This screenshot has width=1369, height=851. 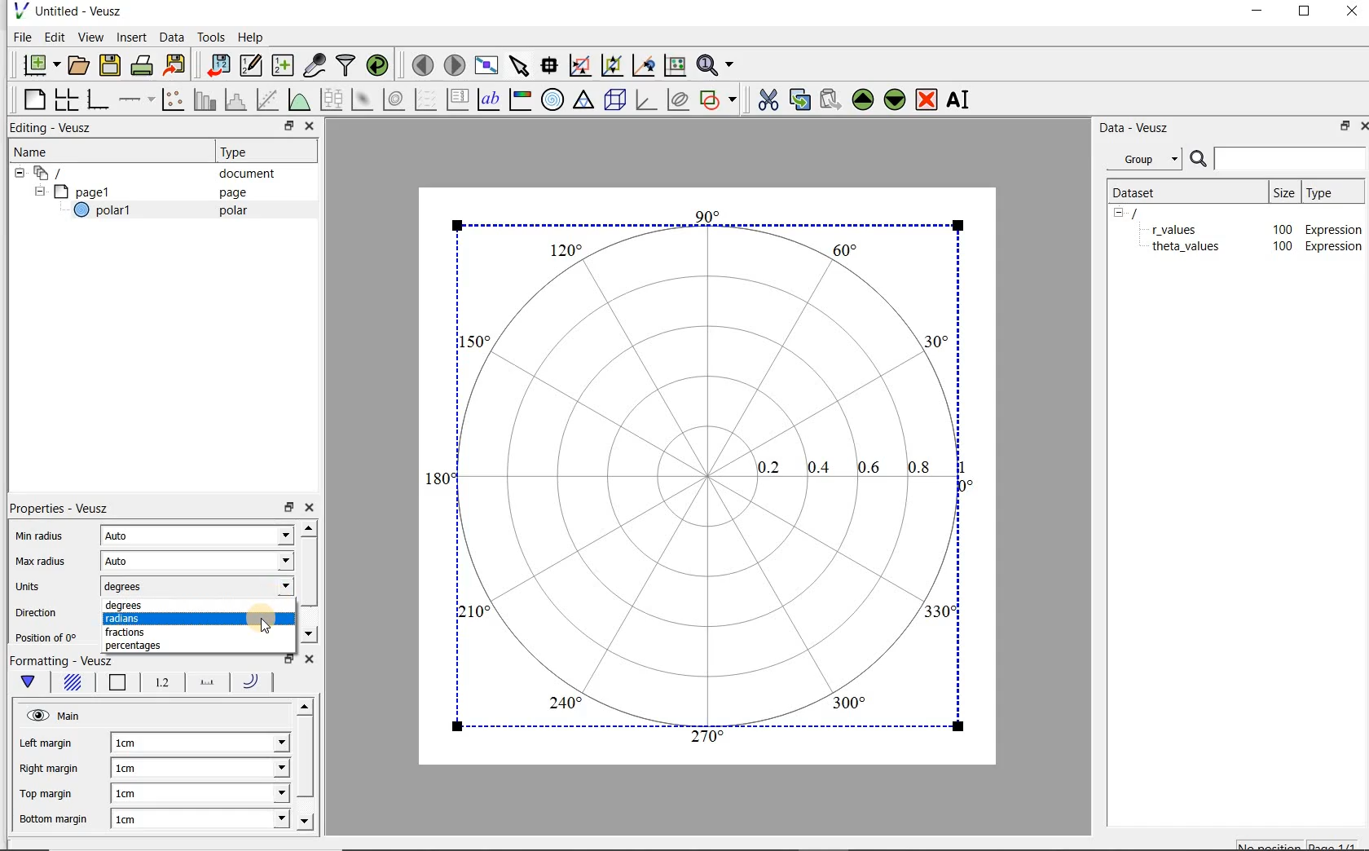 I want to click on Edit and enter new datasets, so click(x=252, y=66).